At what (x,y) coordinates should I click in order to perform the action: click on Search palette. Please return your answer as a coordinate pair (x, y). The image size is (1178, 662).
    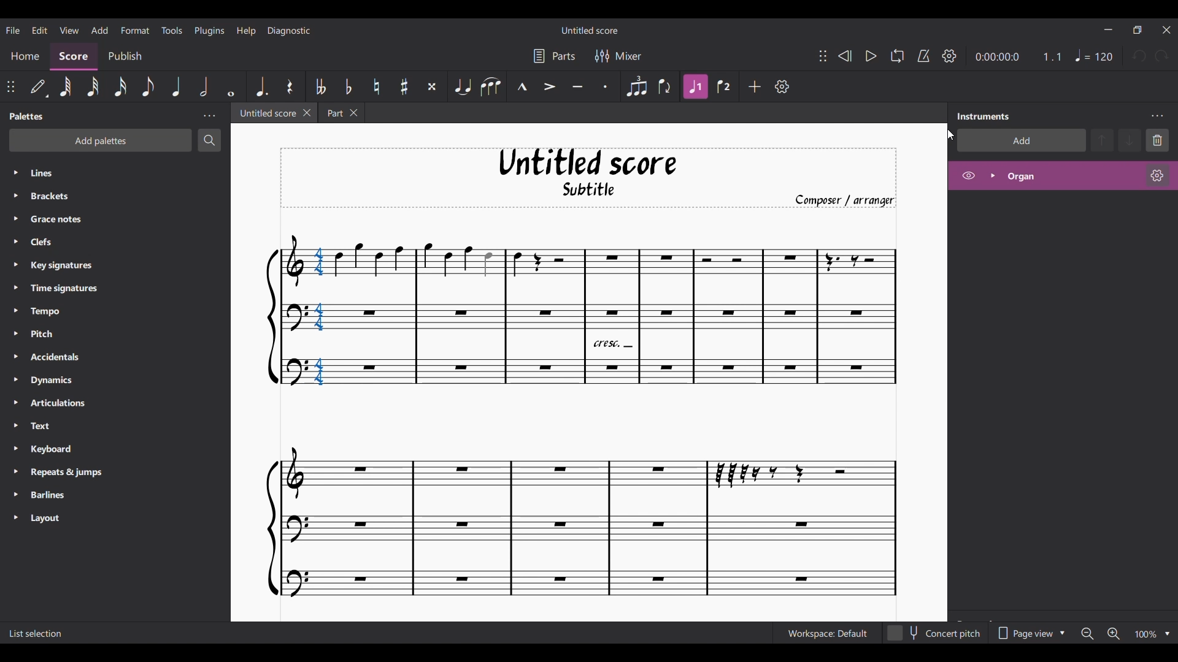
    Looking at the image, I should click on (209, 140).